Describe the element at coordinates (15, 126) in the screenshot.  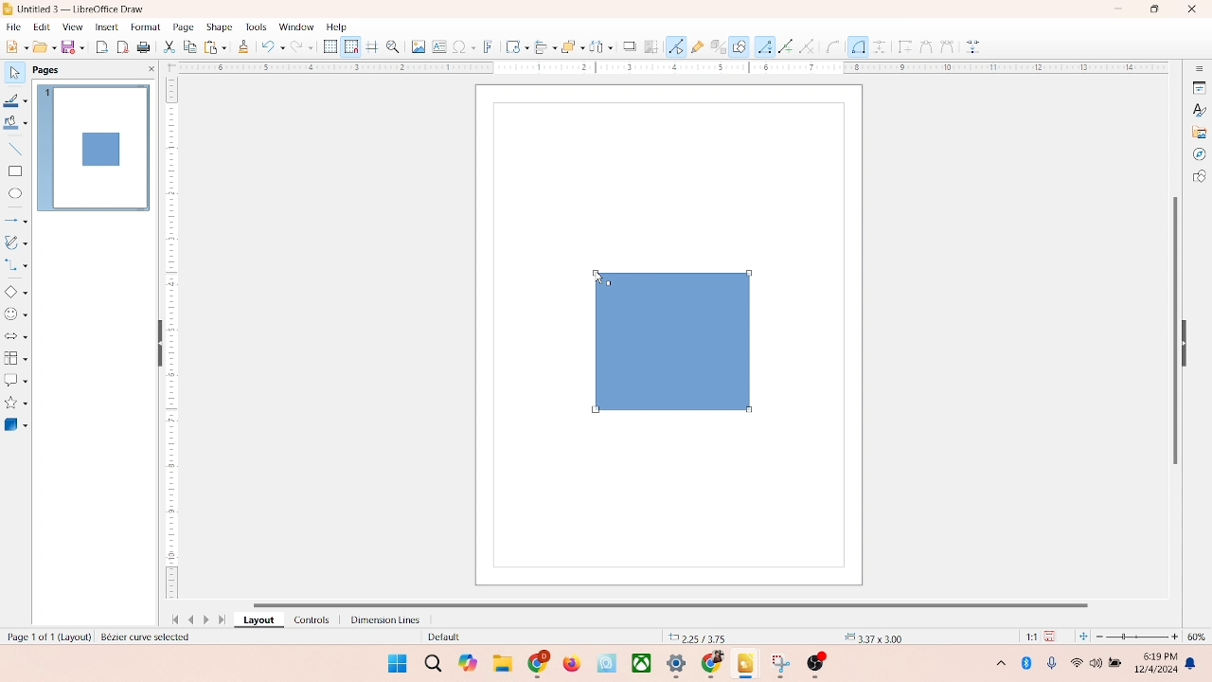
I see `fill color` at that location.